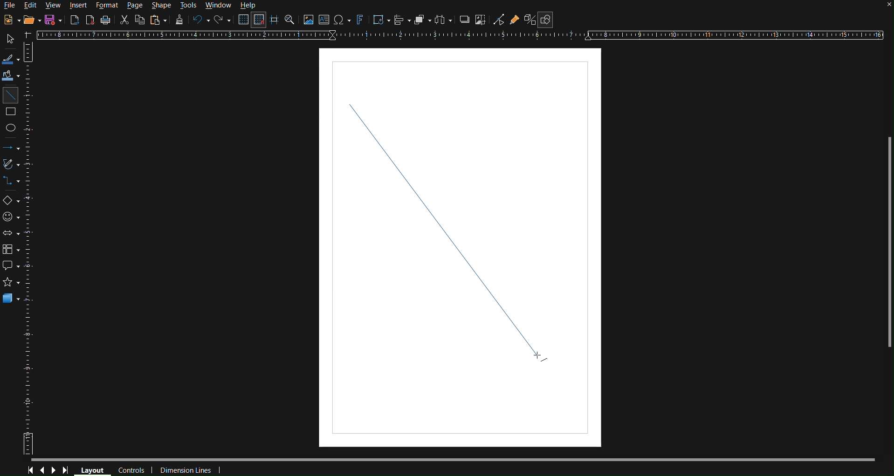 Image resolution: width=894 pixels, height=476 pixels. What do you see at coordinates (79, 6) in the screenshot?
I see `Insert` at bounding box center [79, 6].